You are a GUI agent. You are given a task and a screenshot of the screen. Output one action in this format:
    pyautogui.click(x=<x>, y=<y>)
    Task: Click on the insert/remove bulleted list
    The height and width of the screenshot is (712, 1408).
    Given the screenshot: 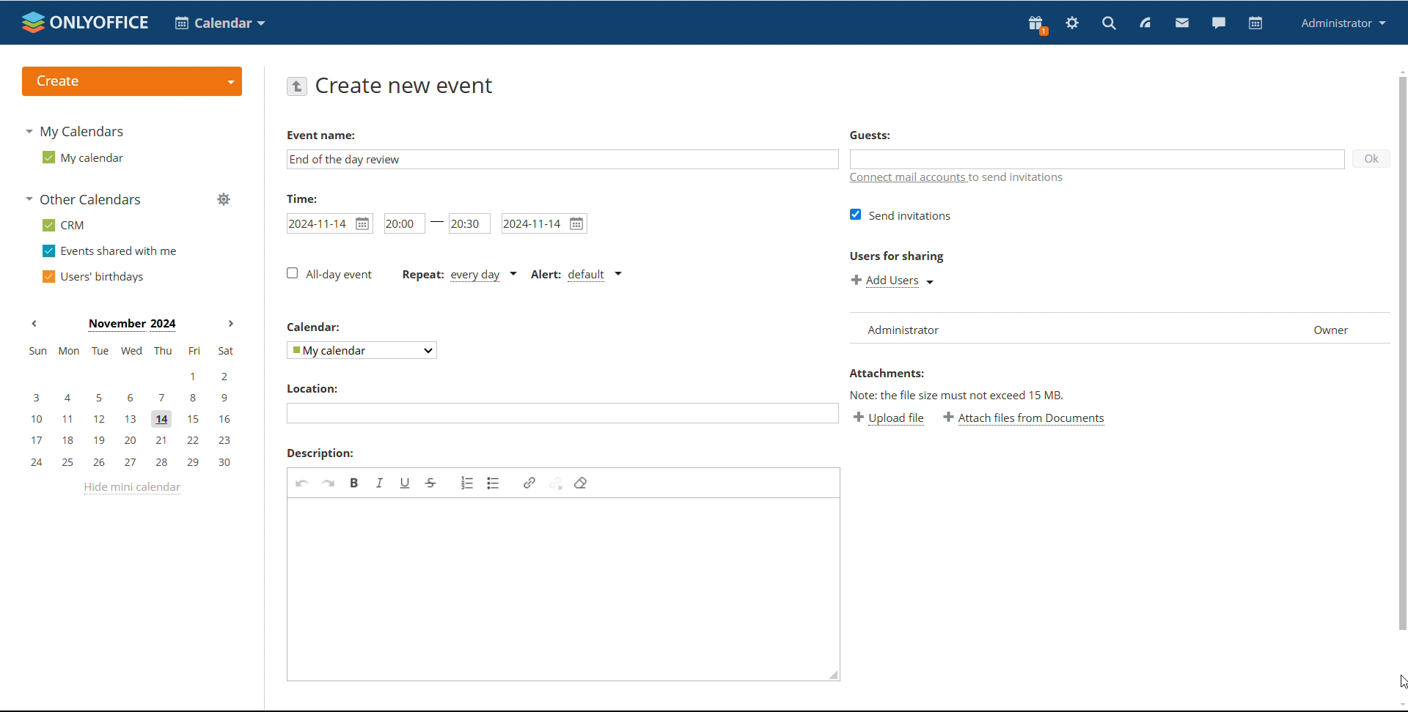 What is the action you would take?
    pyautogui.click(x=494, y=483)
    